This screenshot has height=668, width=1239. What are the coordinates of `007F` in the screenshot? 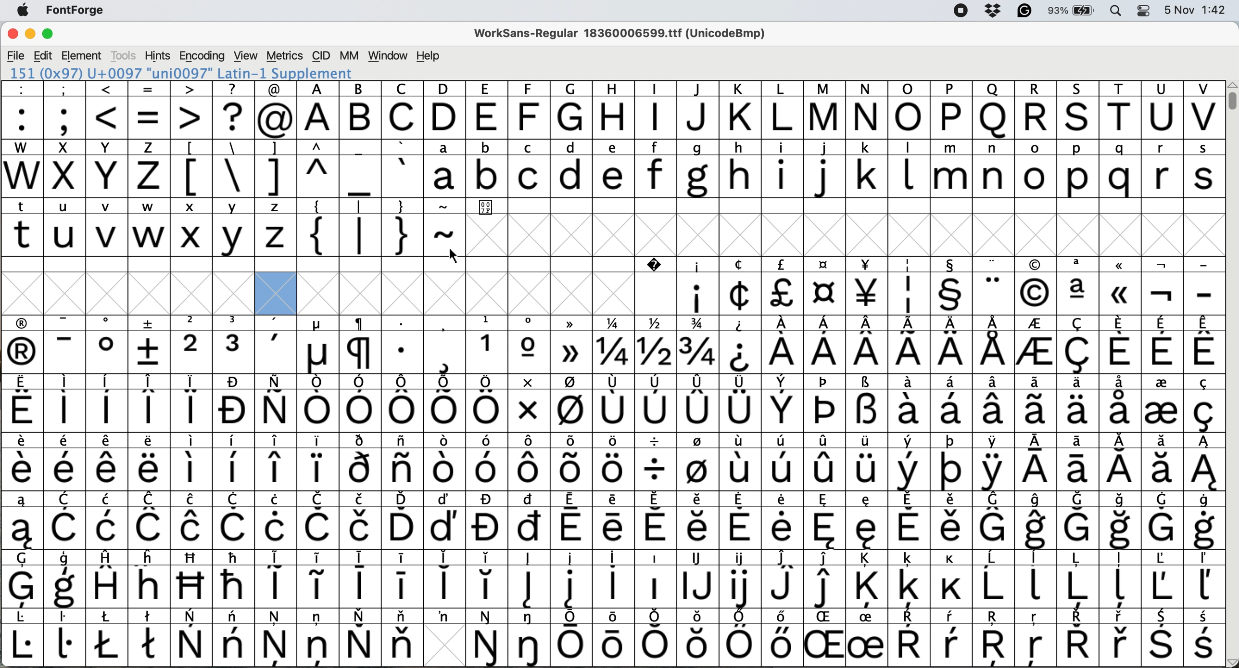 It's located at (486, 208).